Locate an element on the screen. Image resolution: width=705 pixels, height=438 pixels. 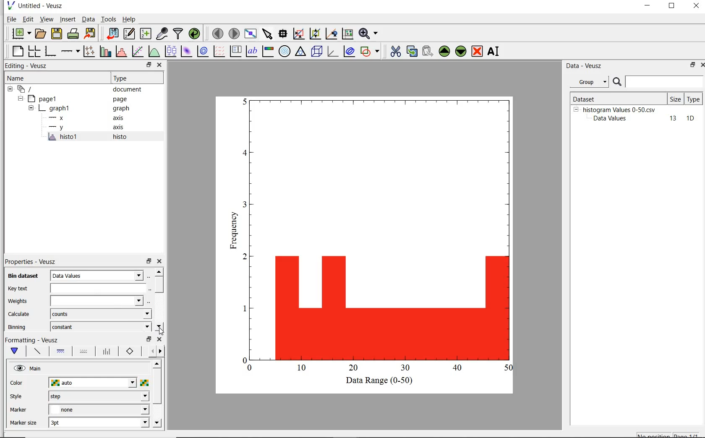
move up is located at coordinates (159, 271).